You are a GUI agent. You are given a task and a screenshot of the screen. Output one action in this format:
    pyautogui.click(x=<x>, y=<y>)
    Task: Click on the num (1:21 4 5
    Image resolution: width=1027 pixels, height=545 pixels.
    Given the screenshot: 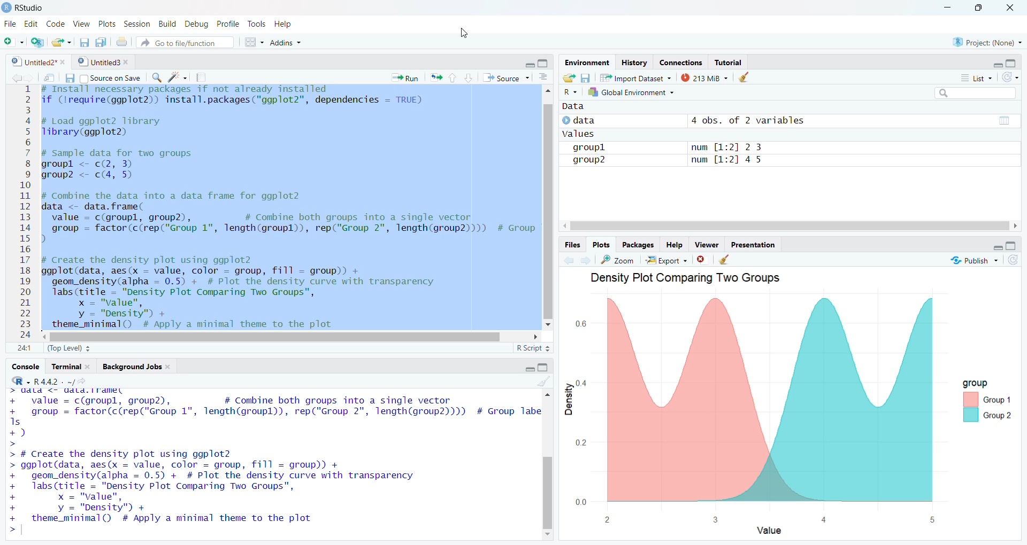 What is the action you would take?
    pyautogui.click(x=730, y=162)
    